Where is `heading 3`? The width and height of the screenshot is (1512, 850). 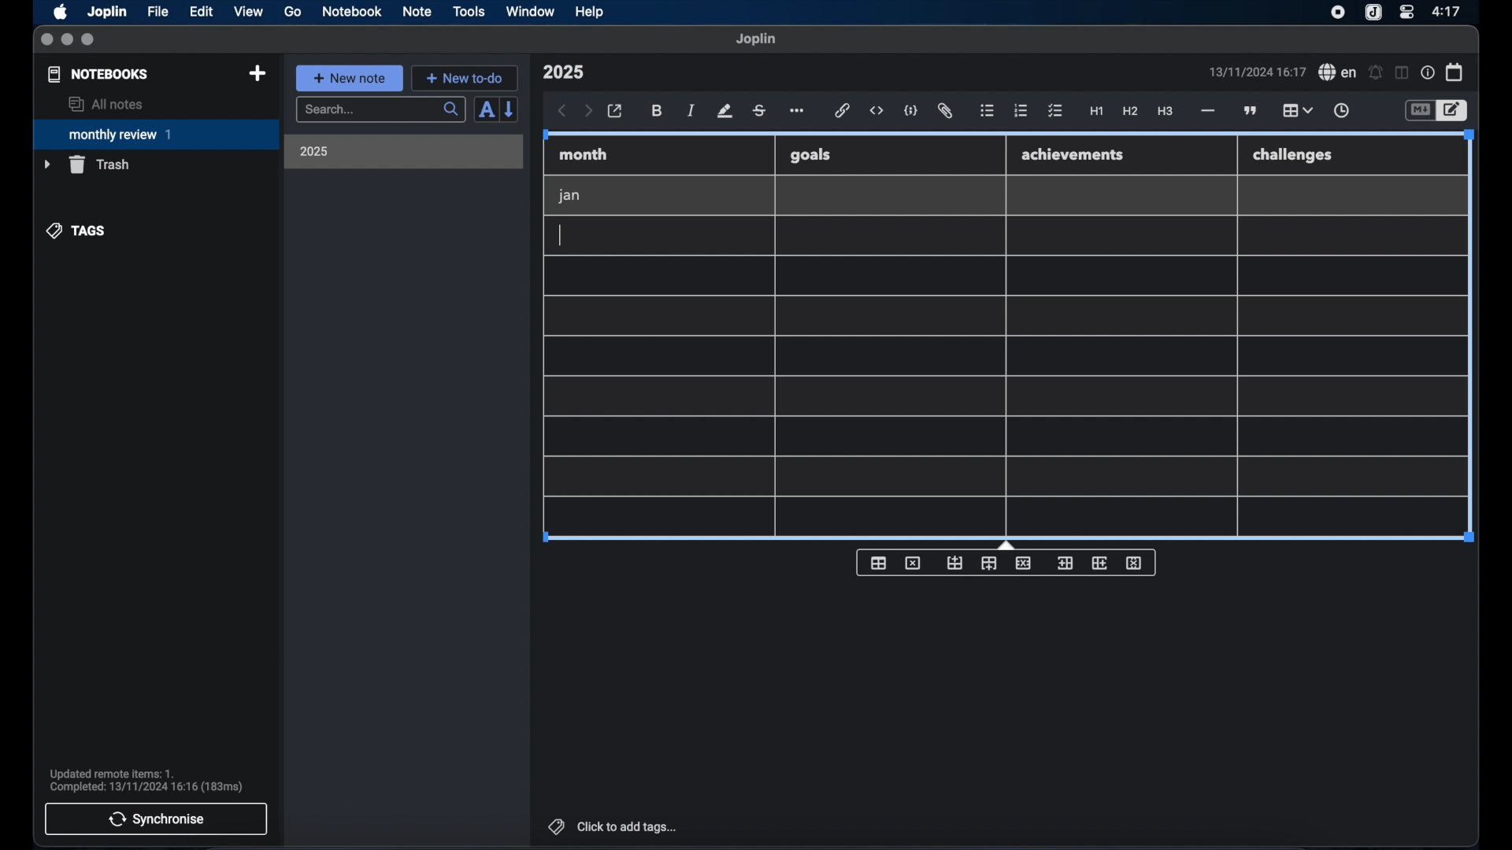 heading 3 is located at coordinates (1165, 112).